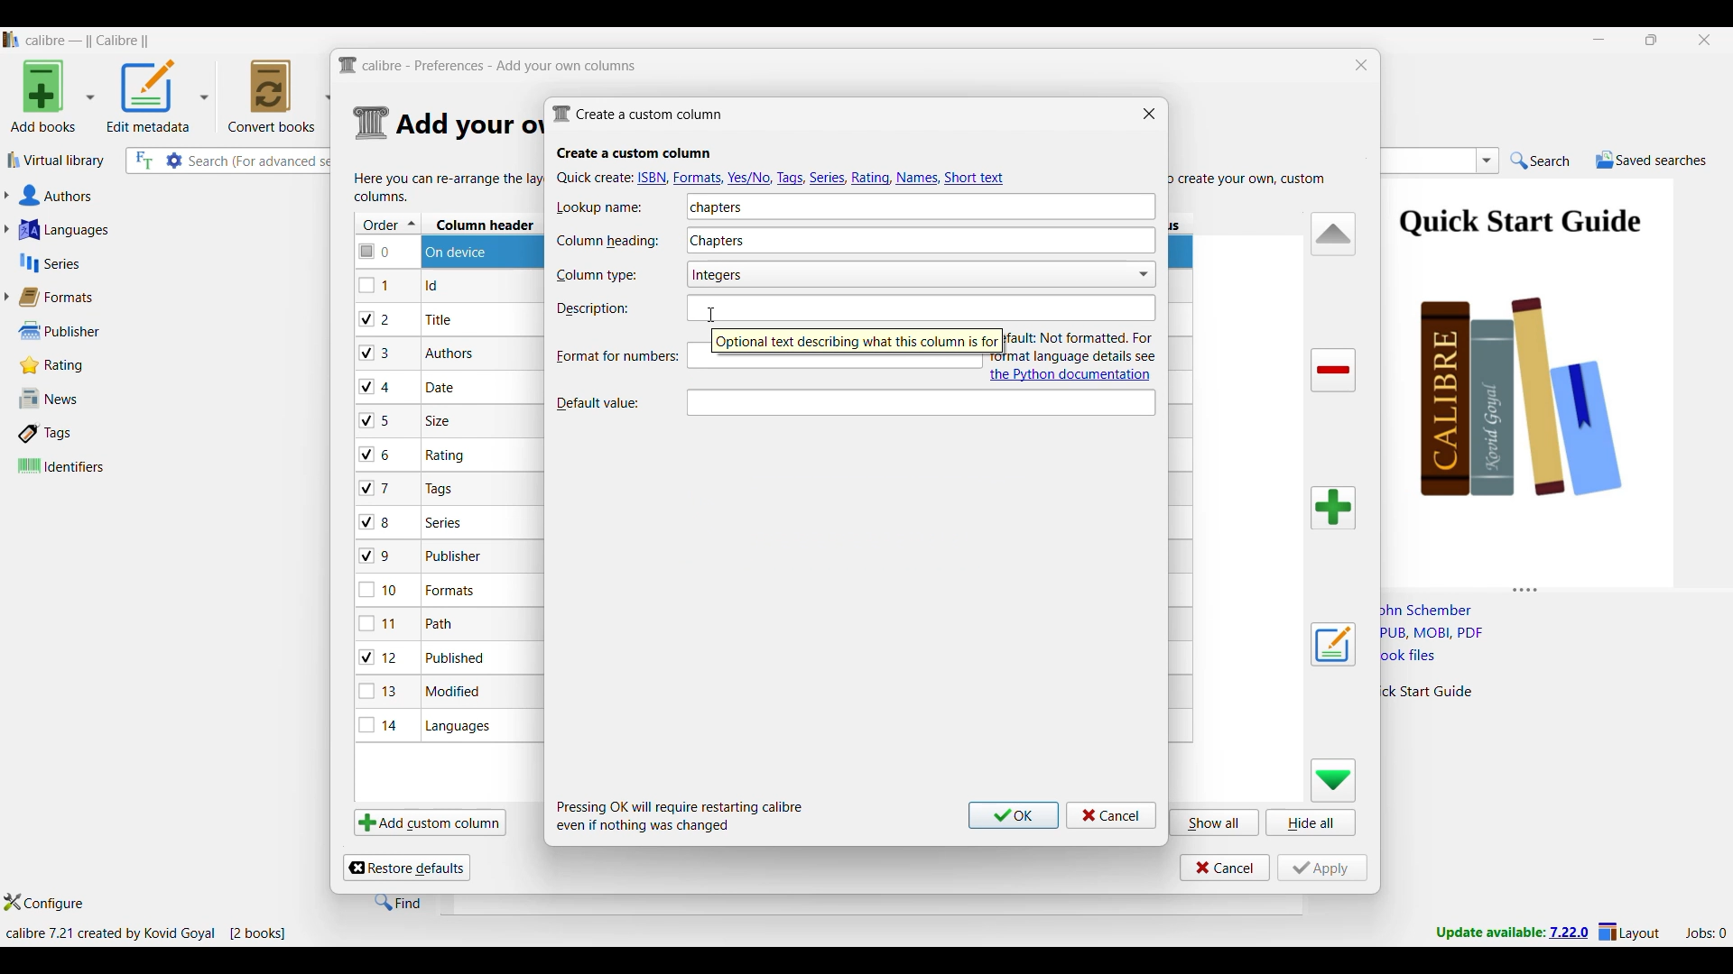  I want to click on checkbox - 8, so click(376, 520).